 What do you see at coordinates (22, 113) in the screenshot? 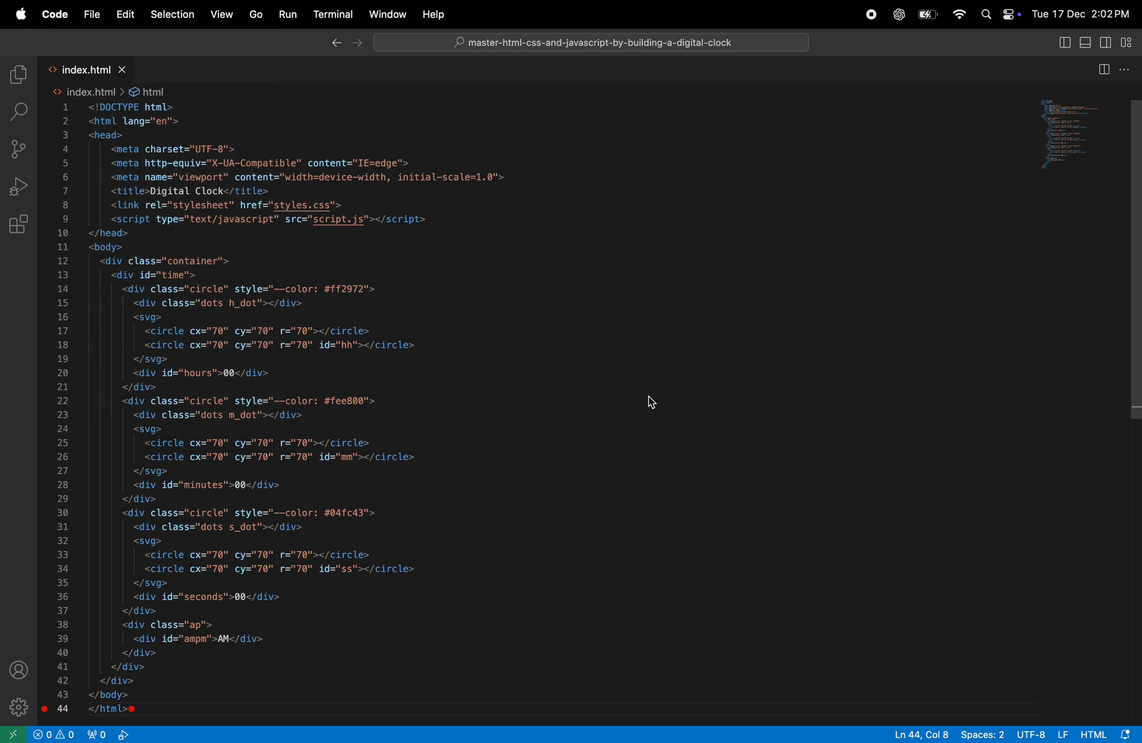
I see `search` at bounding box center [22, 113].